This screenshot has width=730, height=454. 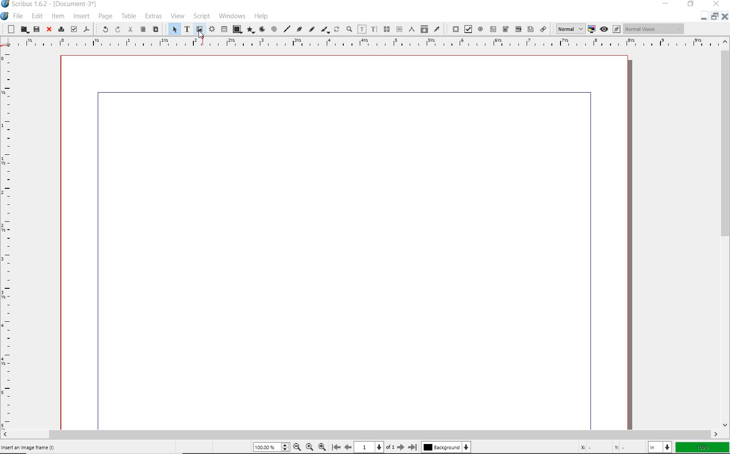 I want to click on RULER, so click(x=9, y=237).